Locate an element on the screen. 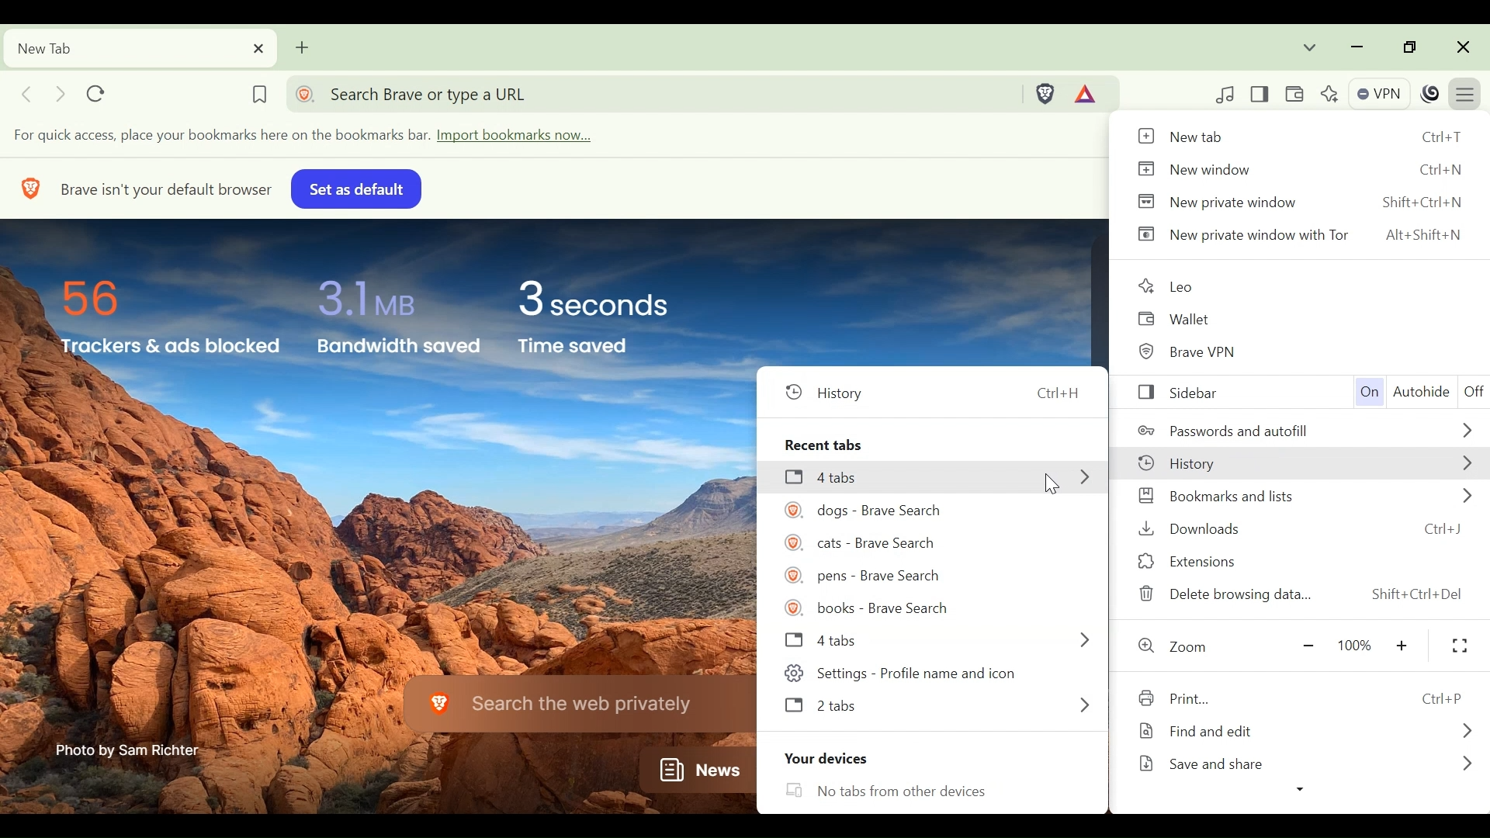  set as default is located at coordinates (353, 188).